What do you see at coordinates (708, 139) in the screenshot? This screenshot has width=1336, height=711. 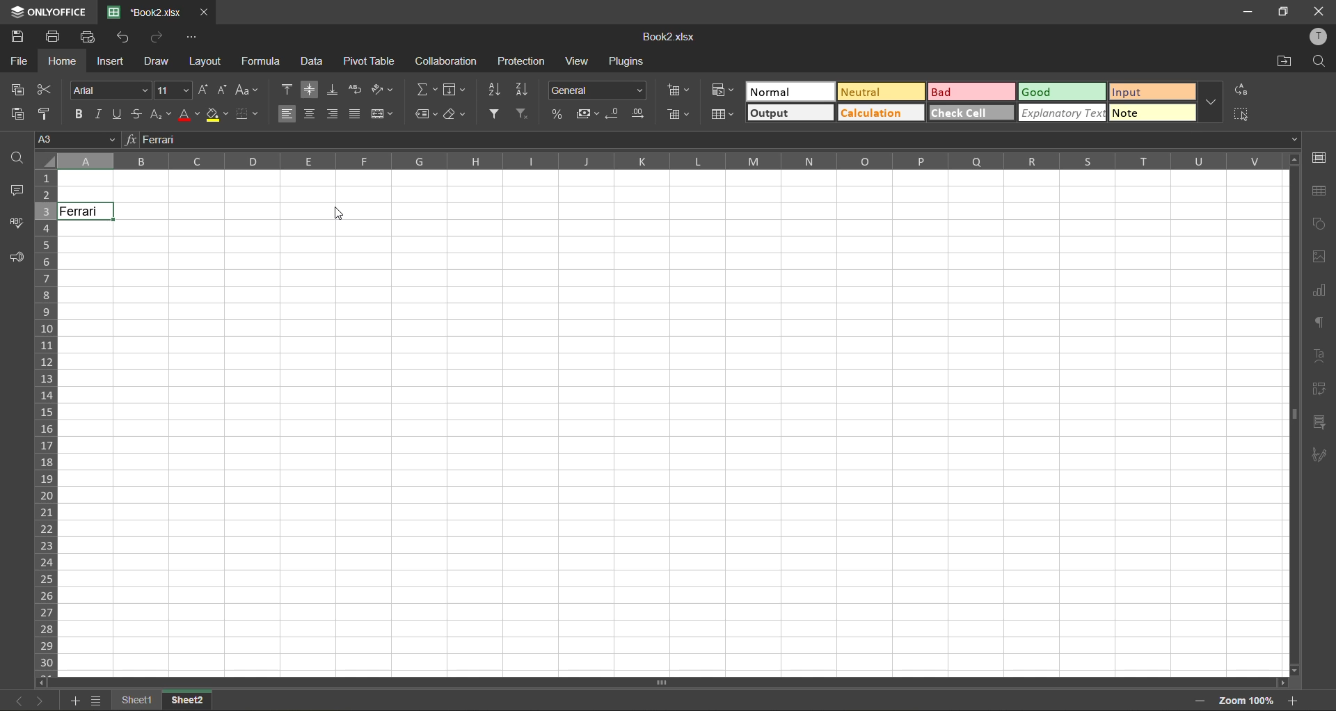 I see `formula bar` at bounding box center [708, 139].